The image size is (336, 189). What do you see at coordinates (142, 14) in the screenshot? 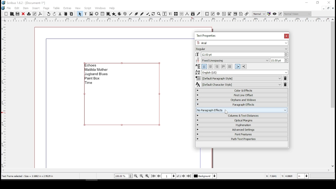
I see `freehand line` at bounding box center [142, 14].